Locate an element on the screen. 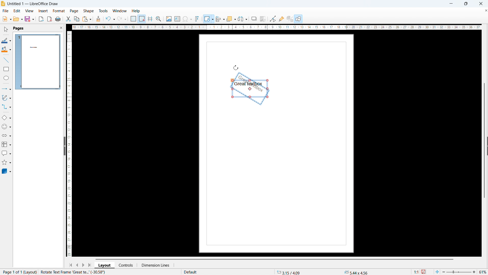 The height and width of the screenshot is (275, 488). guidelines while moving is located at coordinates (151, 19).